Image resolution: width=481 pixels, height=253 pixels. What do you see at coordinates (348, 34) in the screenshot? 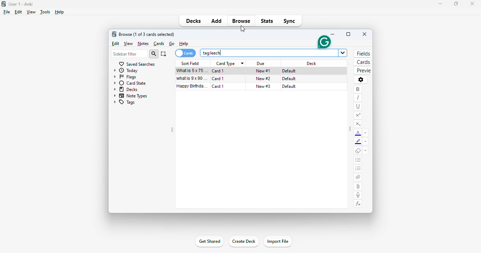
I see `maximize` at bounding box center [348, 34].